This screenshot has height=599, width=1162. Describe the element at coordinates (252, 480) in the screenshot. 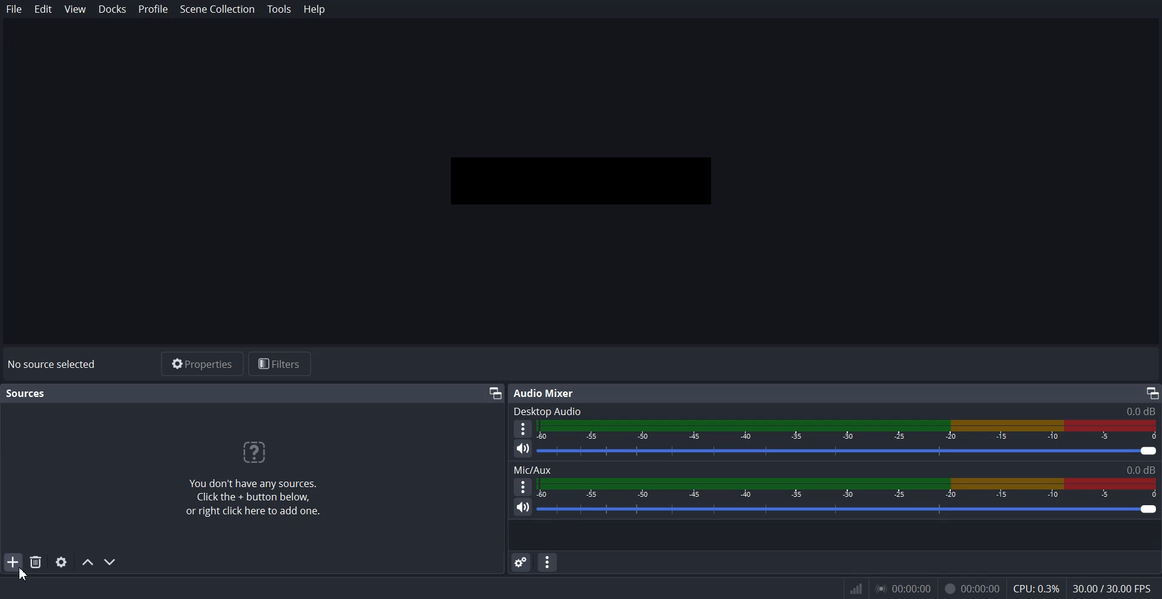

I see `Text 1` at that location.